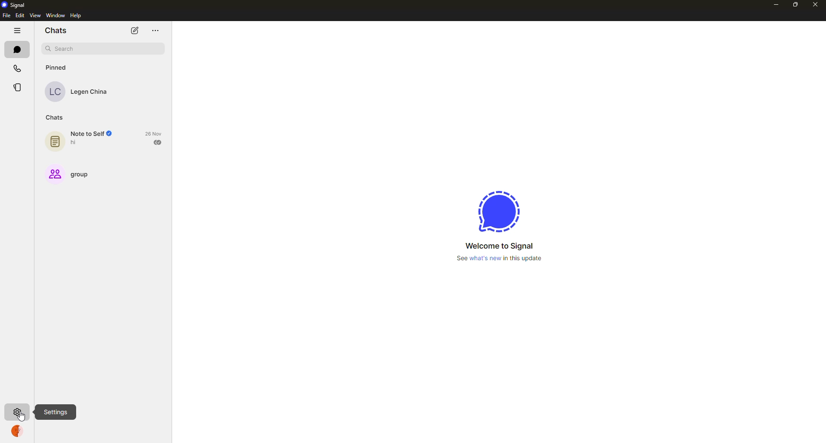 This screenshot has width=826, height=443. Describe the element at coordinates (499, 211) in the screenshot. I see `signal` at that location.